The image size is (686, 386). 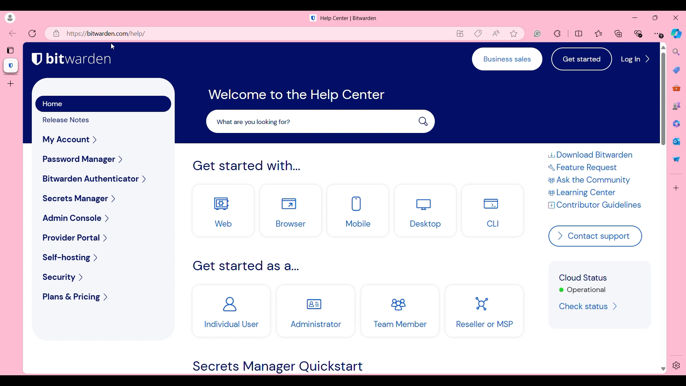 I want to click on Web, so click(x=224, y=211).